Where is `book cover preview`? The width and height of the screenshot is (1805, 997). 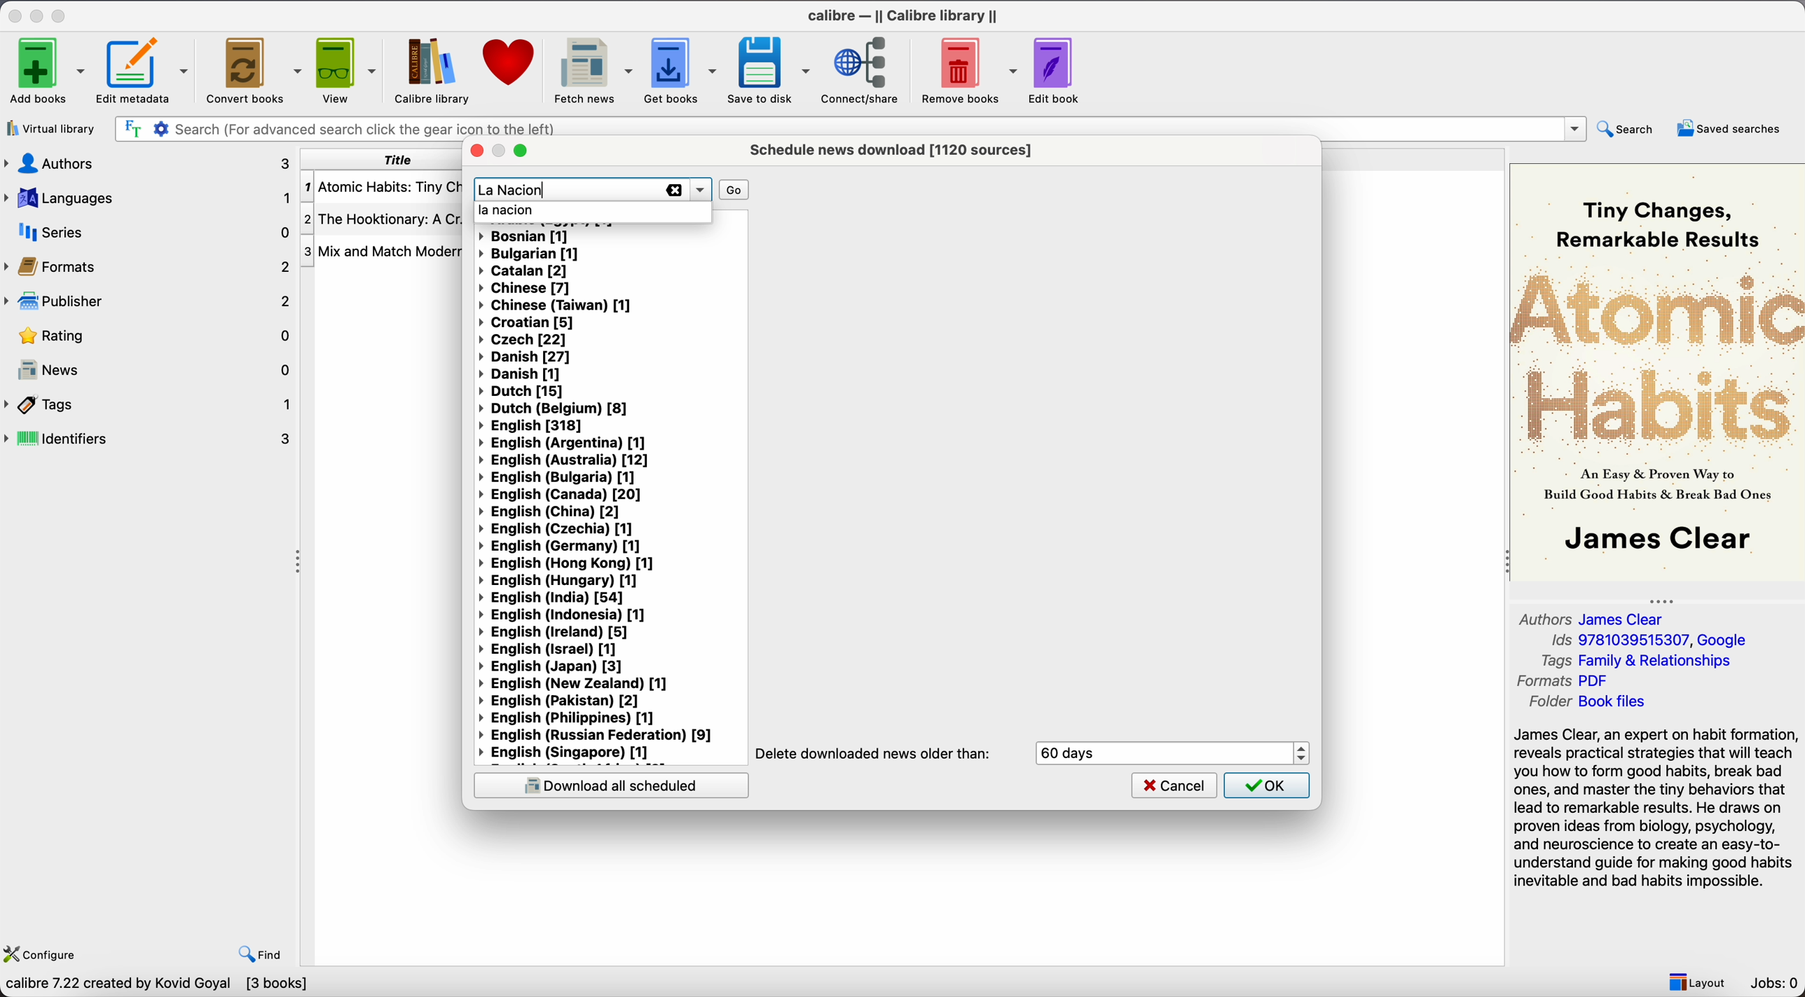 book cover preview is located at coordinates (1656, 371).